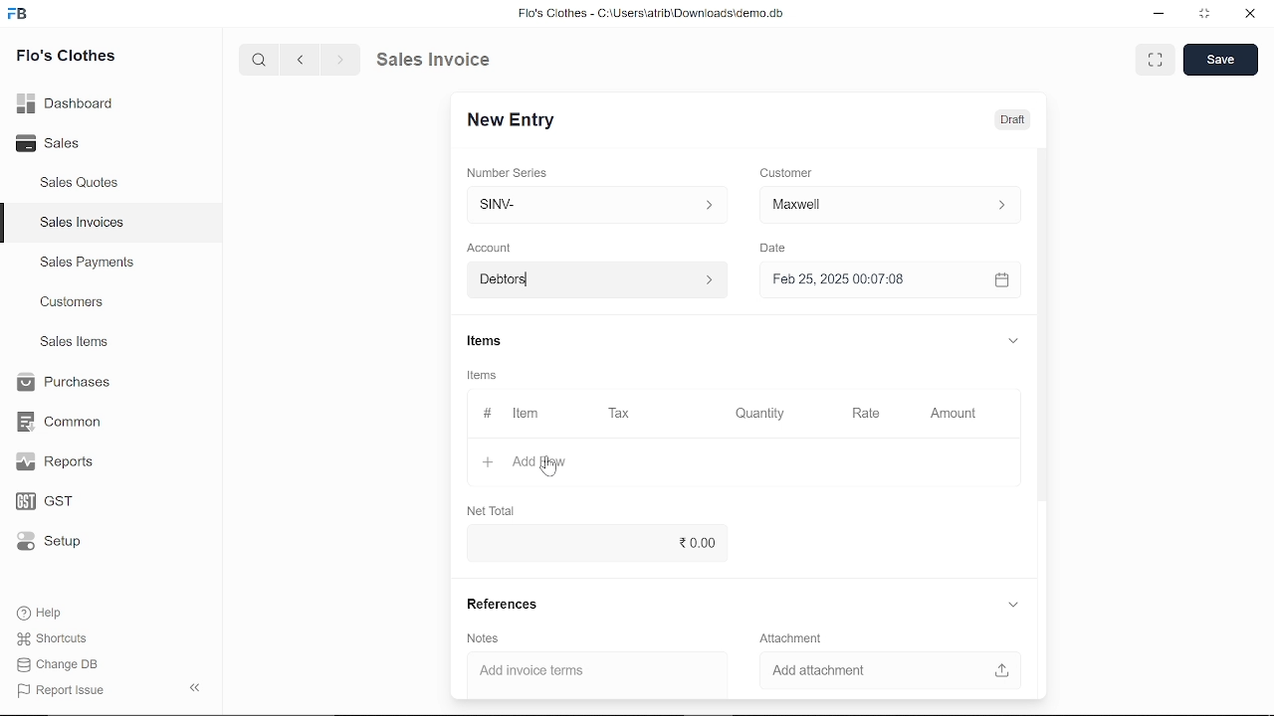 The height and width of the screenshot is (716, 1274). Describe the element at coordinates (489, 247) in the screenshot. I see `‘Account` at that location.